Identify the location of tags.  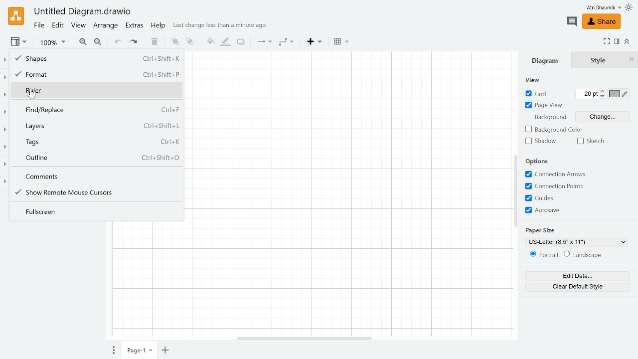
(93, 141).